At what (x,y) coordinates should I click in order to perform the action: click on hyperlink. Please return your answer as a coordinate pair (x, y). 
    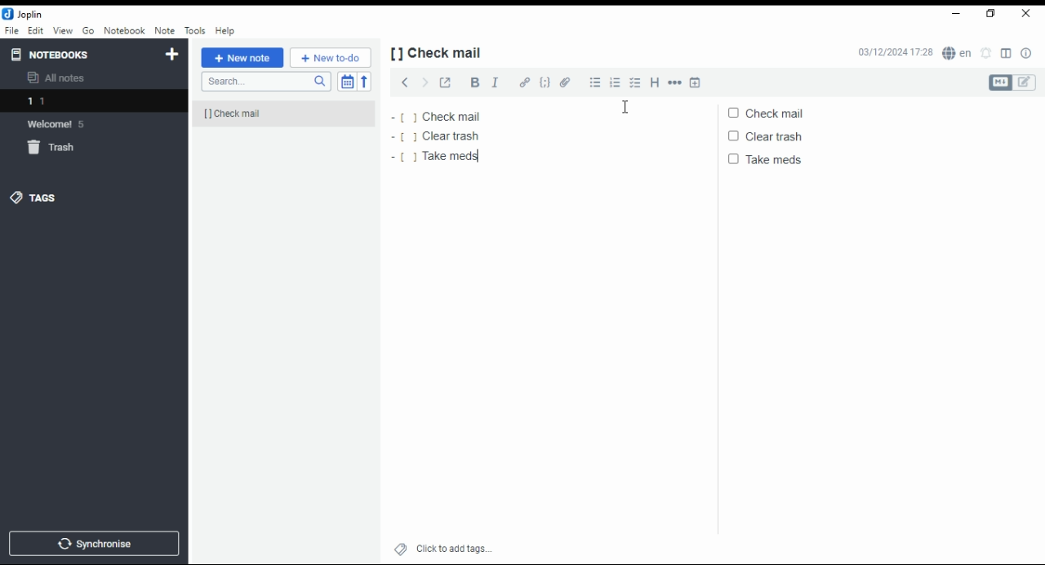
    Looking at the image, I should click on (524, 82).